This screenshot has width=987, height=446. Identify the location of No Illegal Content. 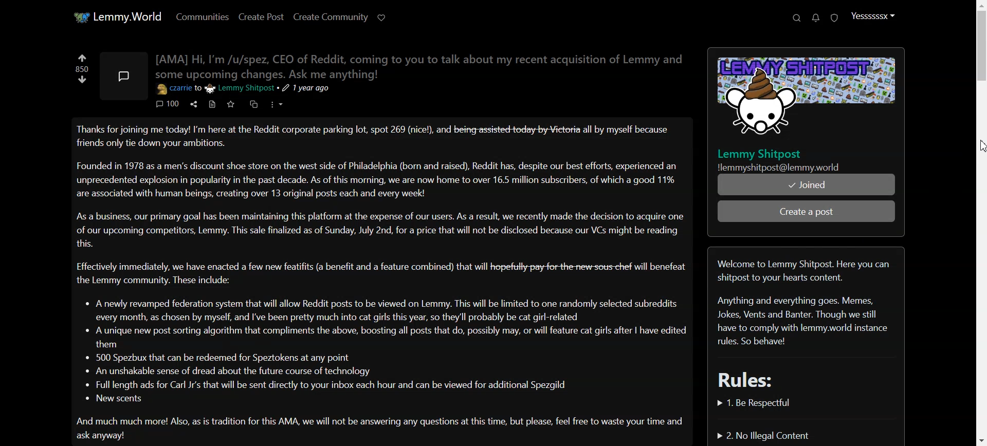
(764, 435).